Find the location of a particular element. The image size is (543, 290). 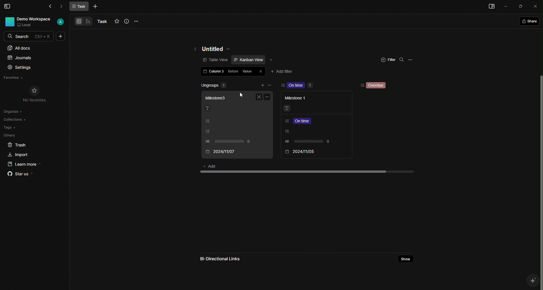

Task is located at coordinates (102, 22).